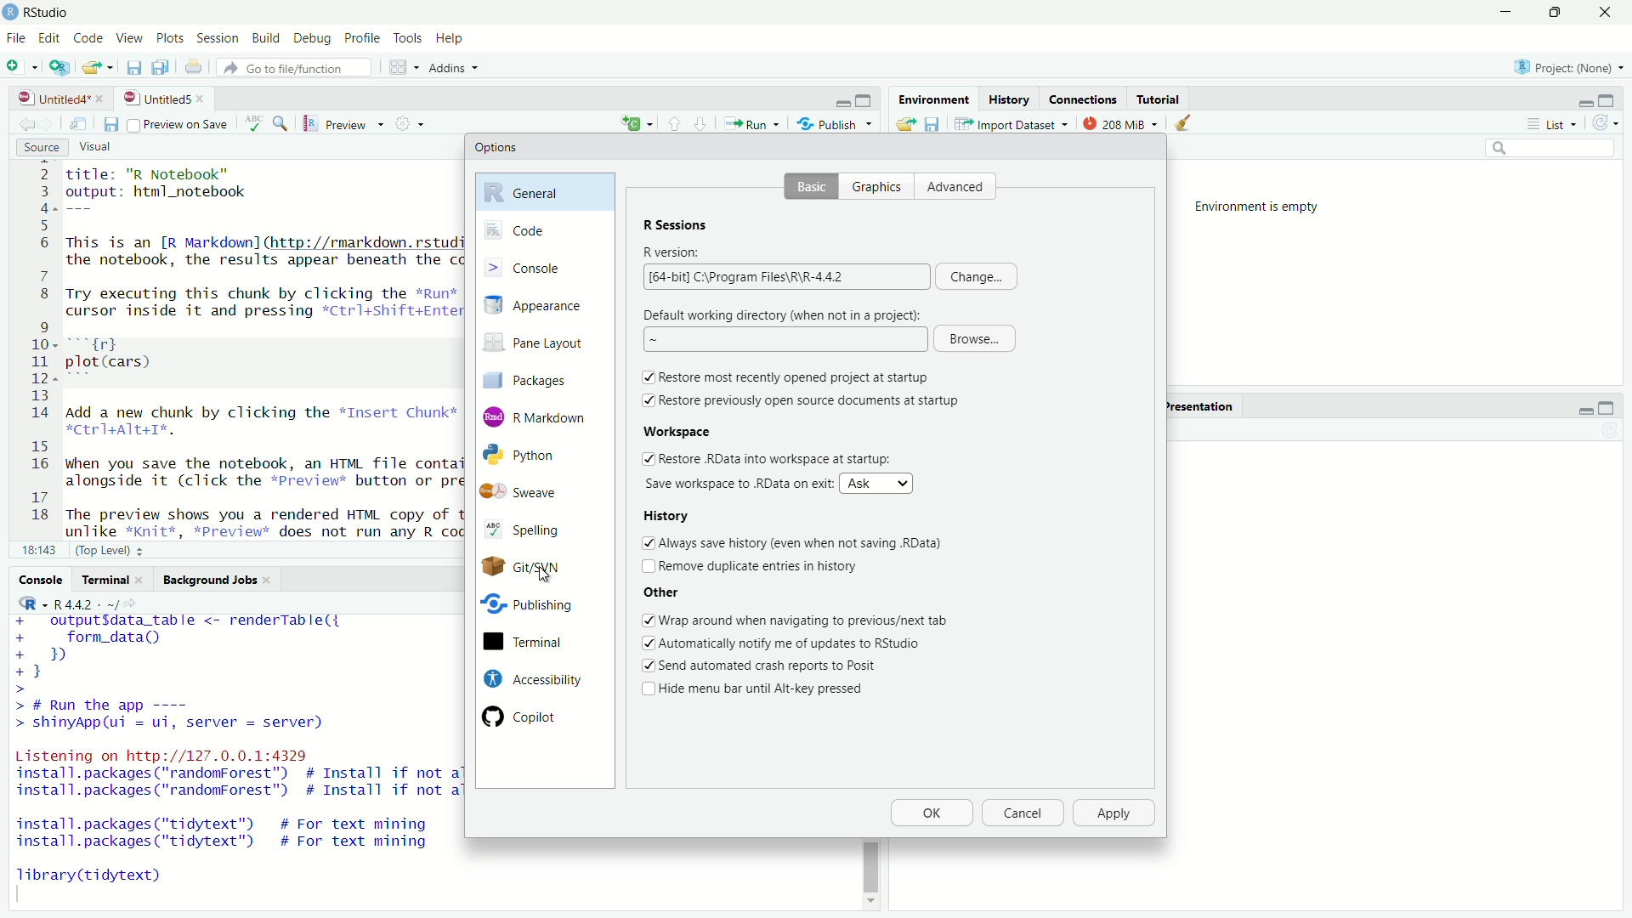  I want to click on C Add menu, so click(637, 122).